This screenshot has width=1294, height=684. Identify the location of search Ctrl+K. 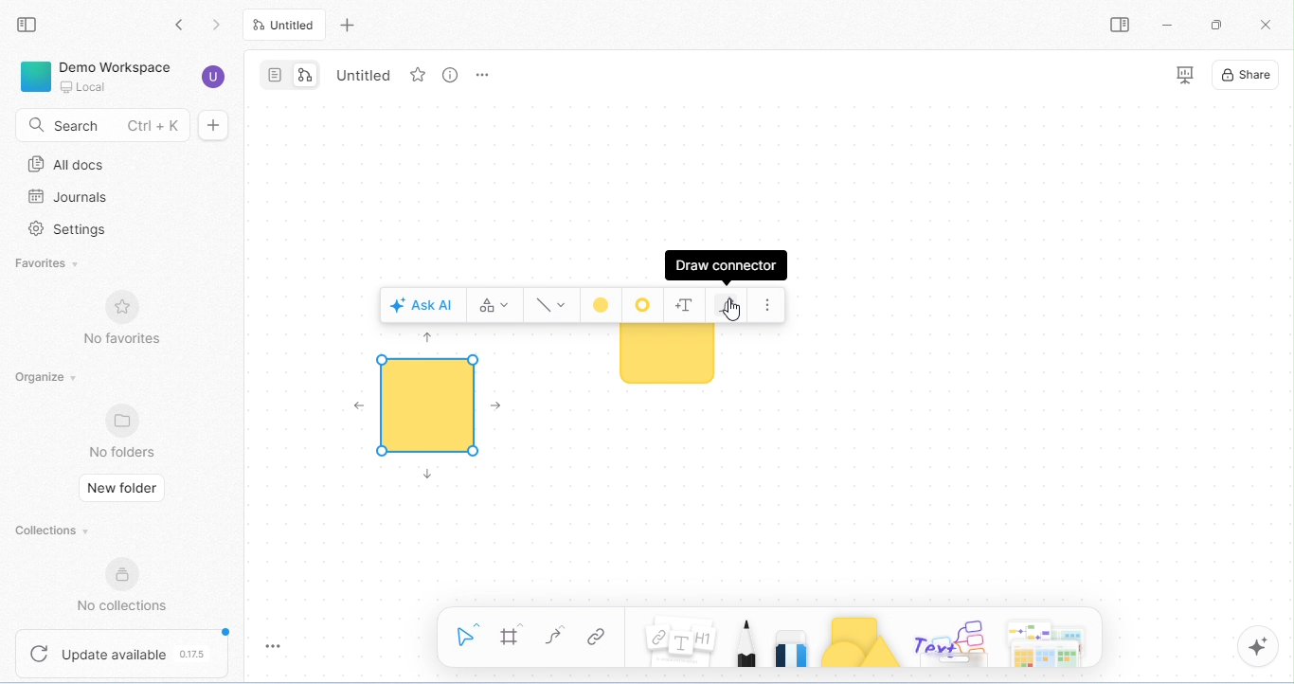
(99, 123).